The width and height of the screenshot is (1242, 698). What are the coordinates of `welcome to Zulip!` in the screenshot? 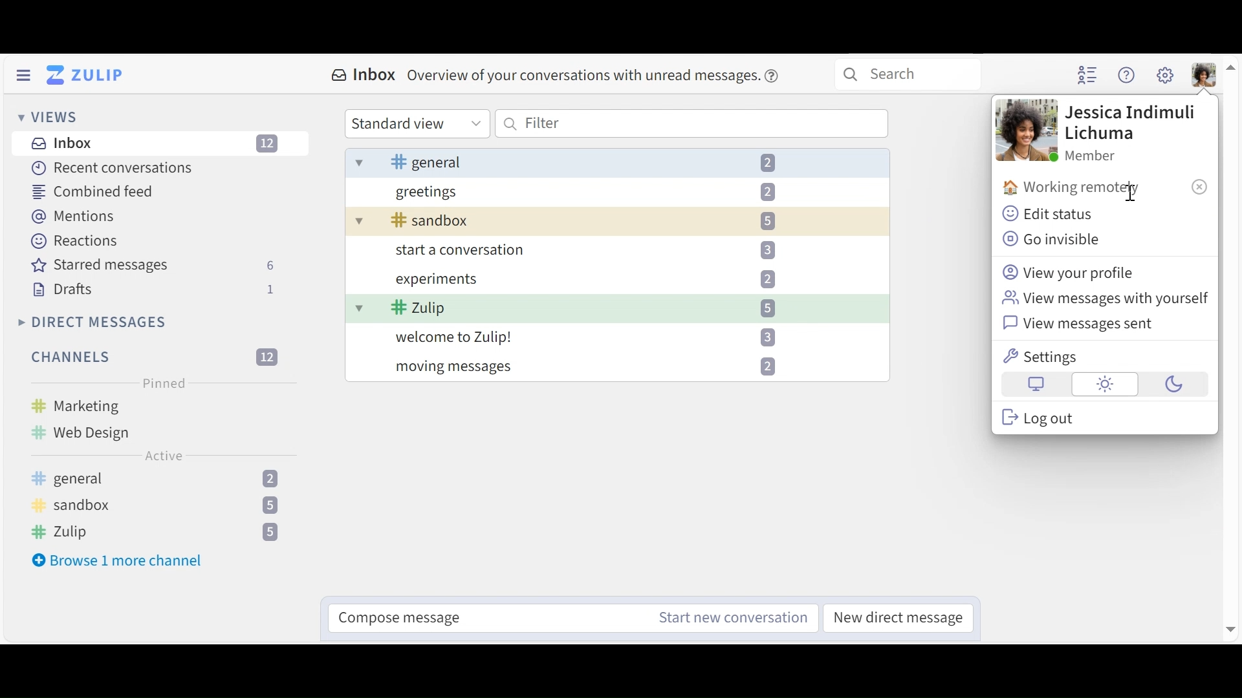 It's located at (454, 339).